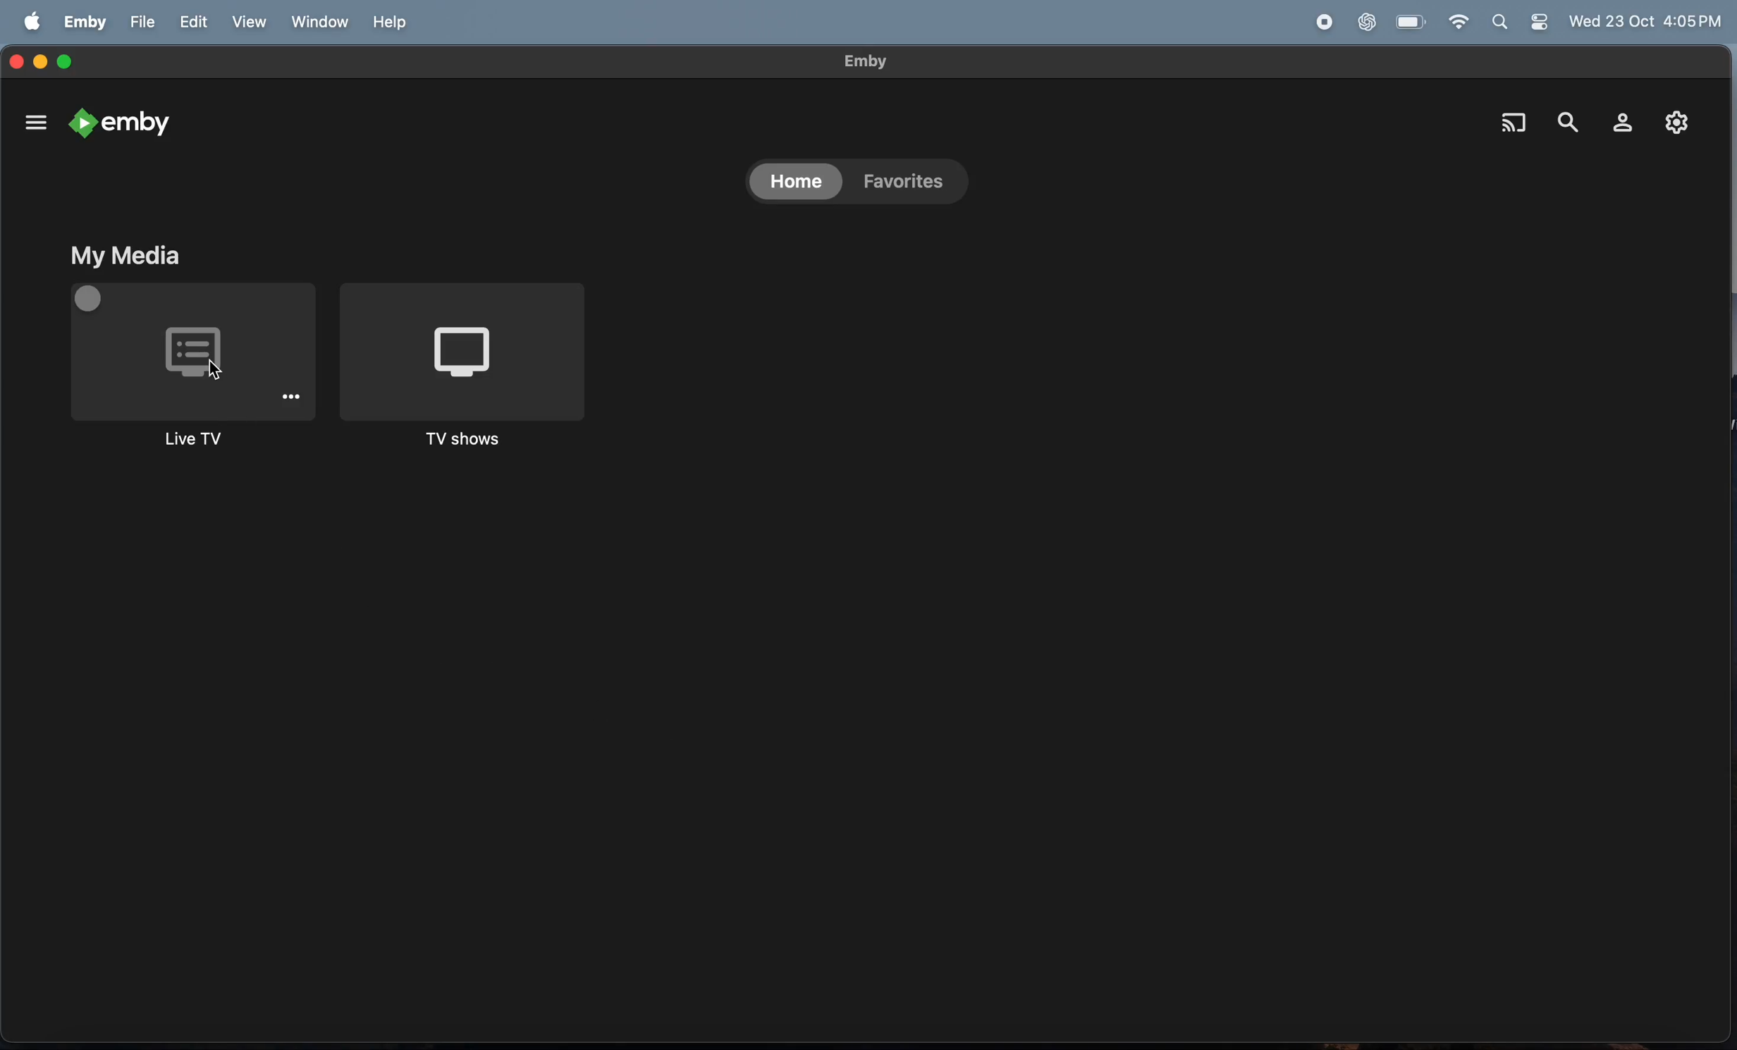  What do you see at coordinates (317, 22) in the screenshot?
I see `window` at bounding box center [317, 22].